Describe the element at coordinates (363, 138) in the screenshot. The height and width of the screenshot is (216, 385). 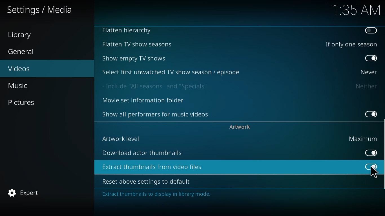
I see `maximum` at that location.